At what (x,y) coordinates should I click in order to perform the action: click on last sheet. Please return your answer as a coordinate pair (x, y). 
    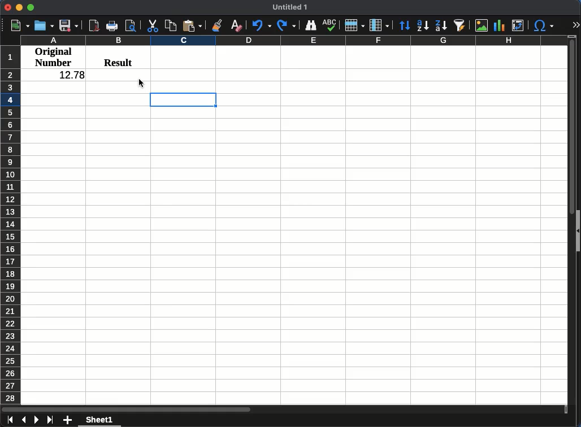
    Looking at the image, I should click on (50, 420).